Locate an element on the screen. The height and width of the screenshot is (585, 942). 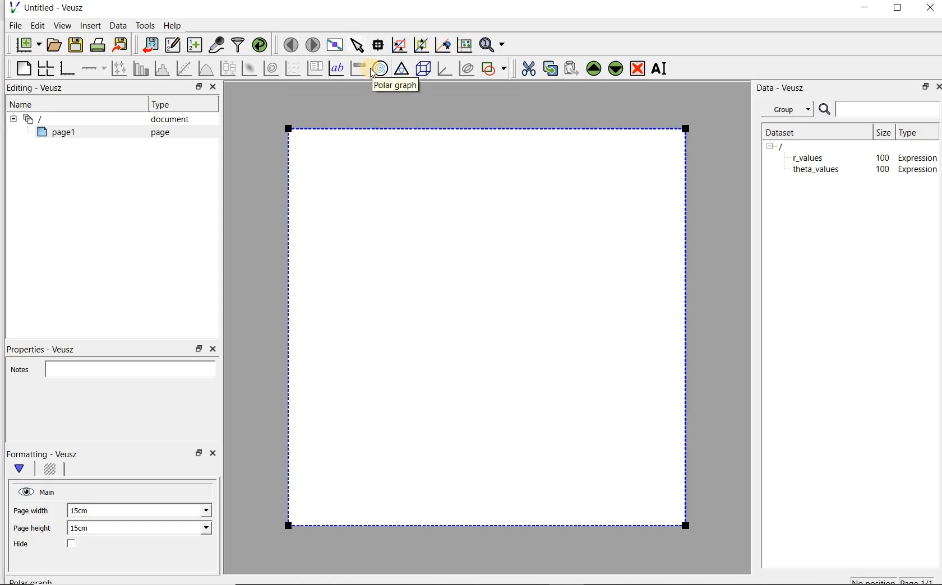
Fit a function to data is located at coordinates (186, 68).